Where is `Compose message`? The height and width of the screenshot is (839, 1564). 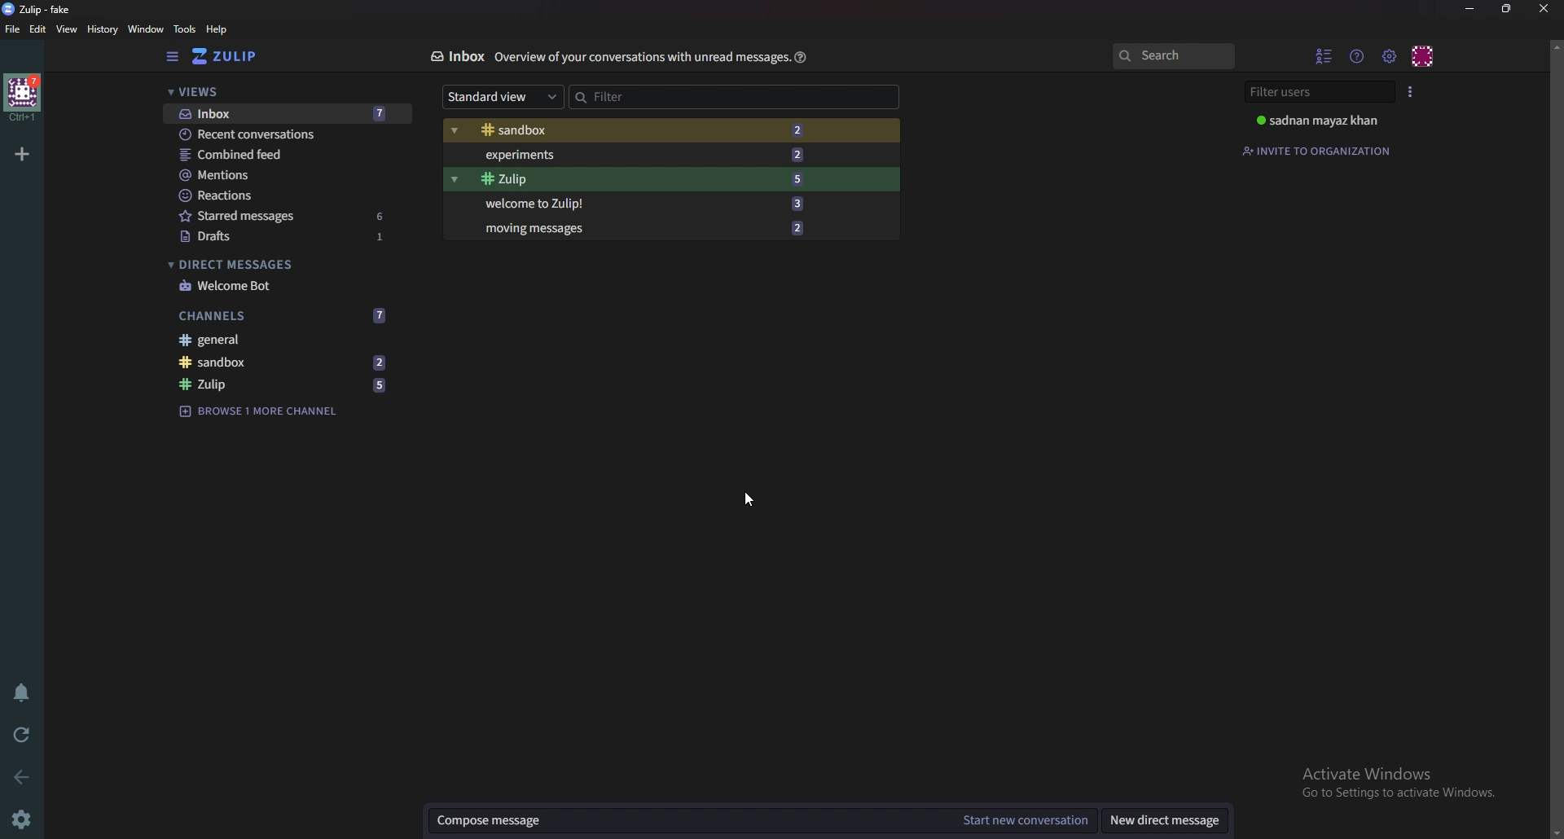
Compose message is located at coordinates (686, 821).